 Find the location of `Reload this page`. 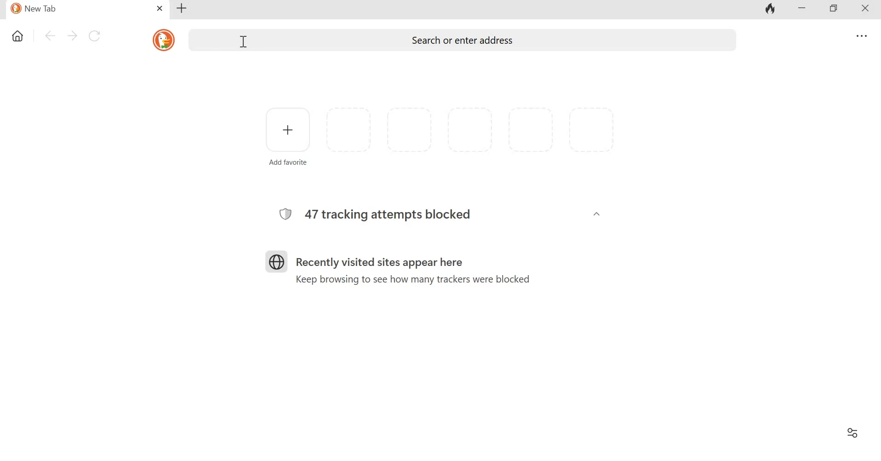

Reload this page is located at coordinates (97, 36).